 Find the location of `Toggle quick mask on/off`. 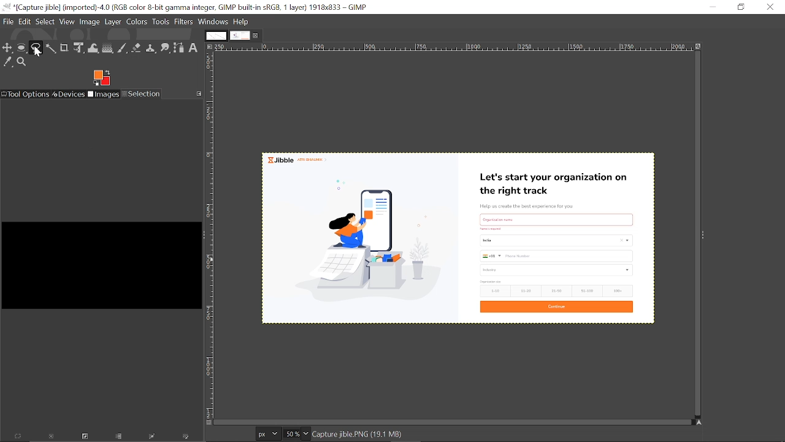

Toggle quick mask on/off is located at coordinates (208, 423).